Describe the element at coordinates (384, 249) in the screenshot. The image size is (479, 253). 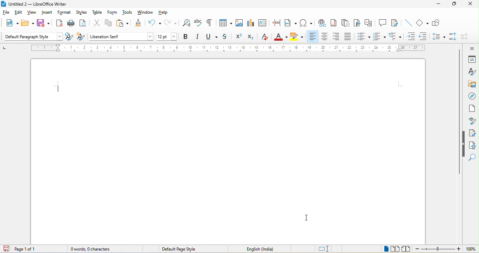
I see `single page view` at that location.